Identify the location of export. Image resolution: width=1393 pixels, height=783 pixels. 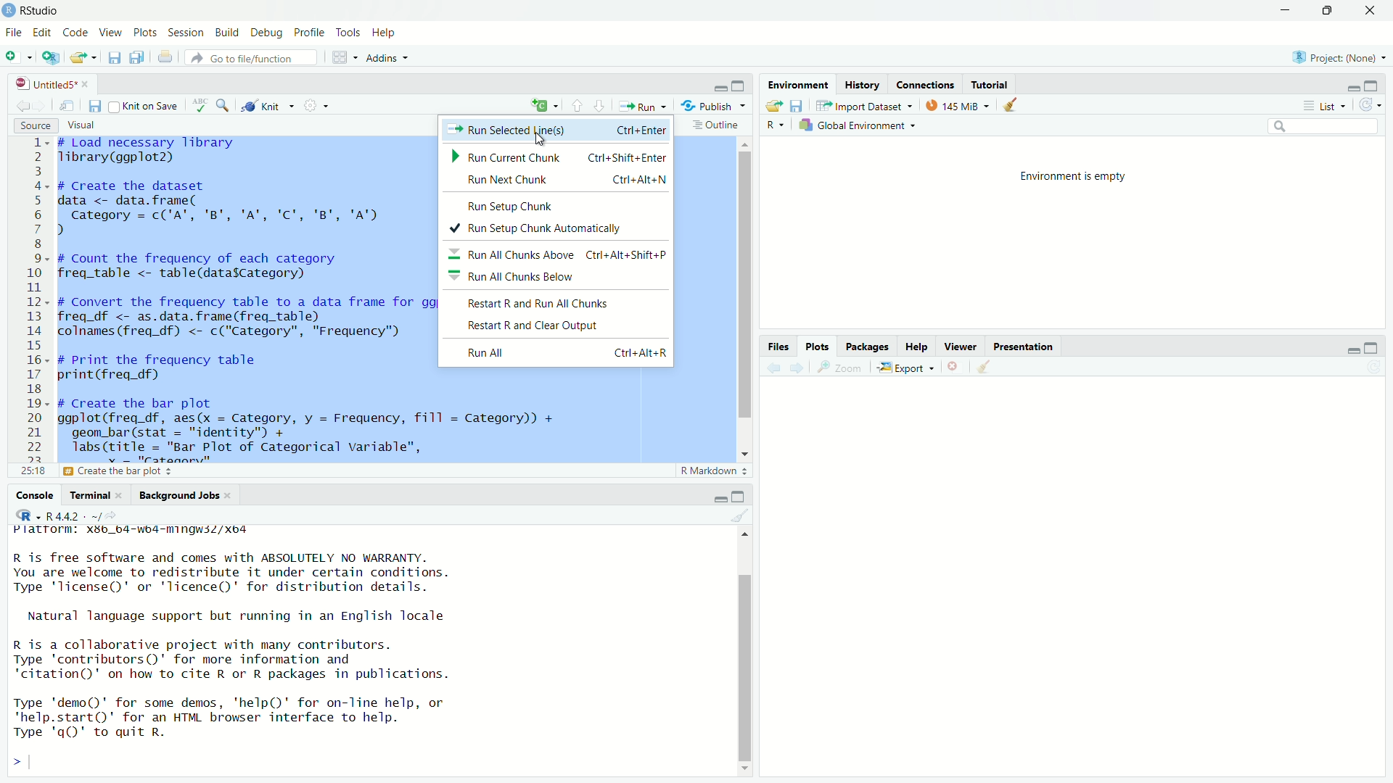
(904, 368).